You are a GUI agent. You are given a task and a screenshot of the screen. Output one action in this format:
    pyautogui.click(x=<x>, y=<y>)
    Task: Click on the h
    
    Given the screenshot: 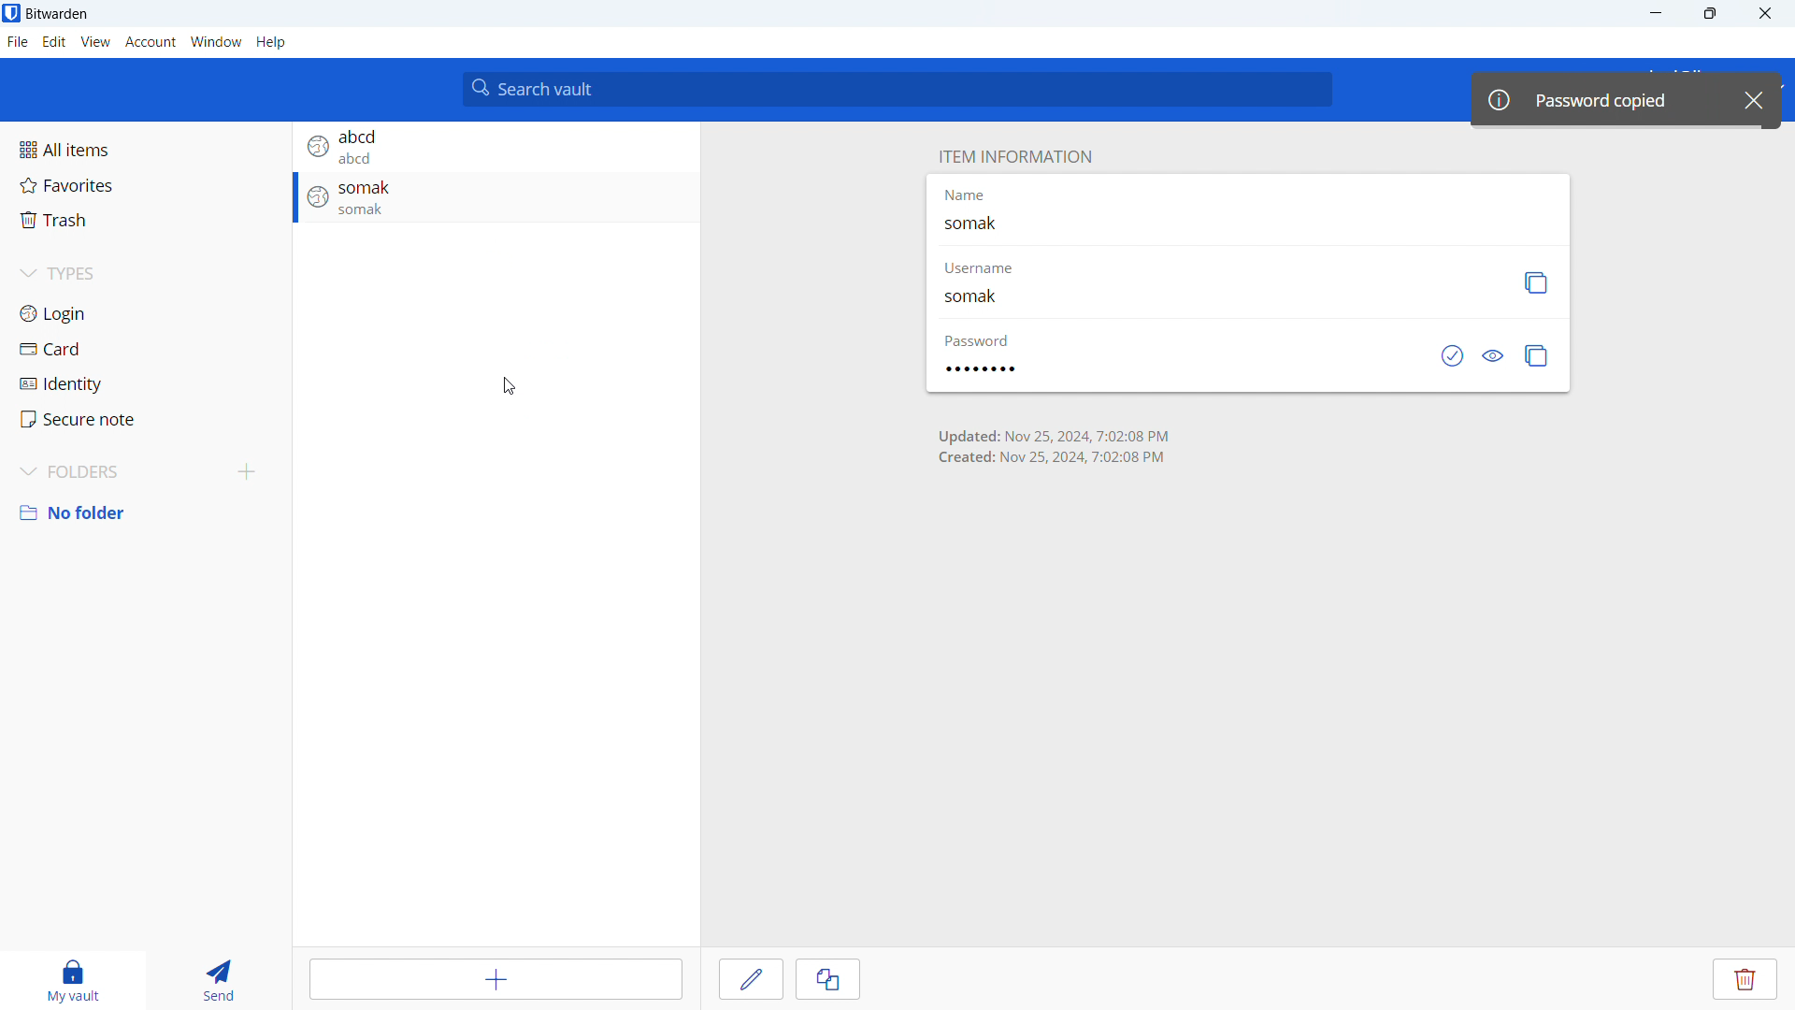 What is the action you would take?
    pyautogui.click(x=271, y=42)
    